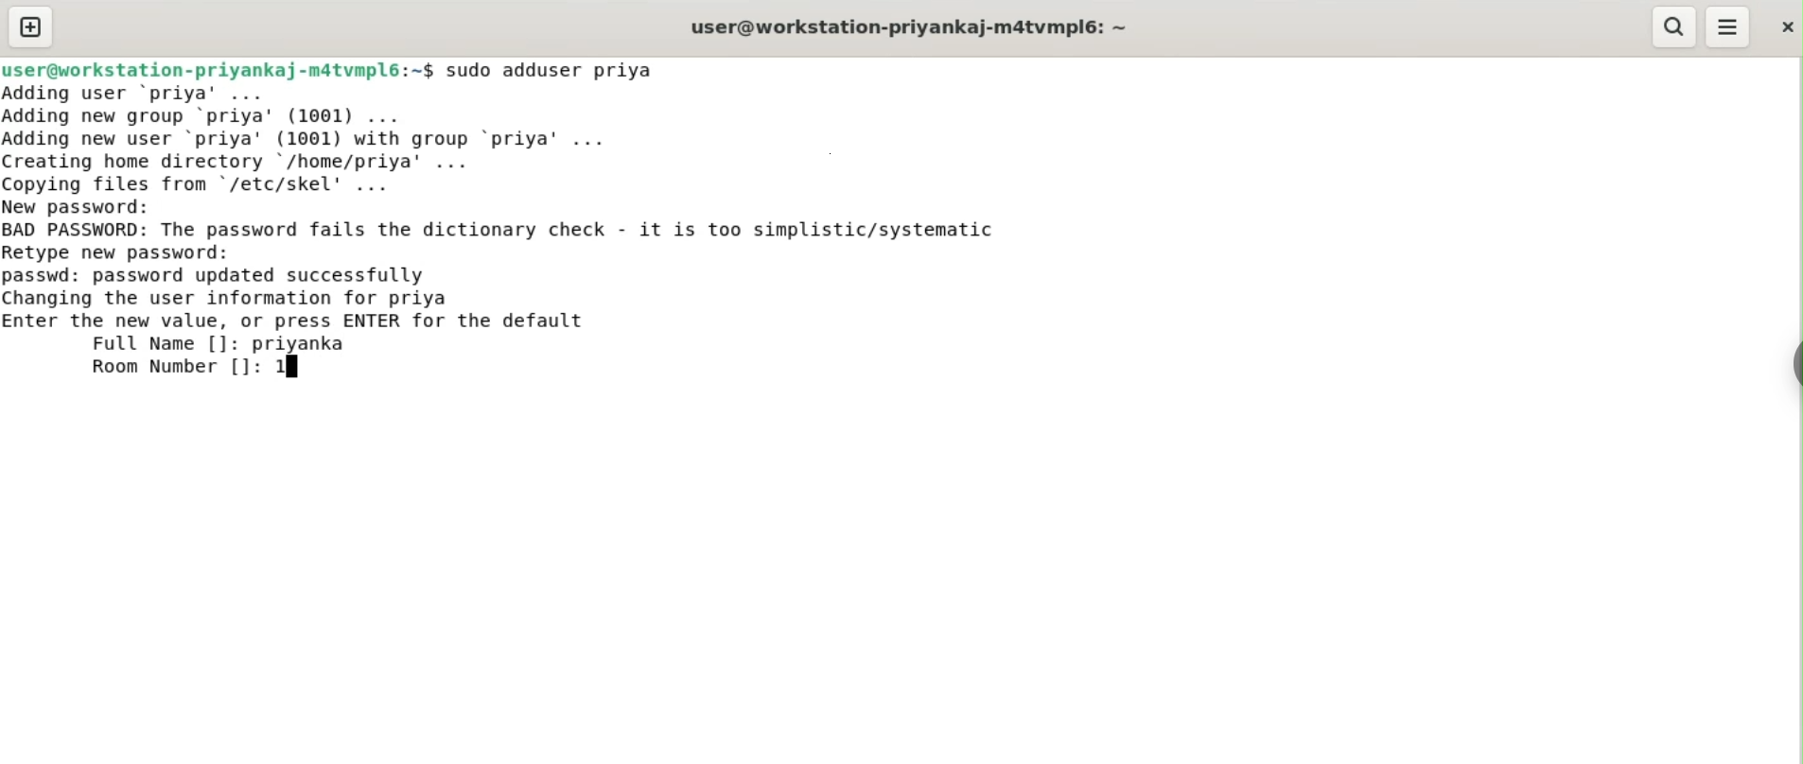 The width and height of the screenshot is (1803, 764). What do you see at coordinates (125, 343) in the screenshot?
I see `full name [] :` at bounding box center [125, 343].